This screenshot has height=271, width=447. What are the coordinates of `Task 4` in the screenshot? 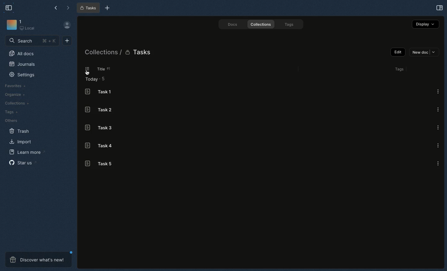 It's located at (100, 146).